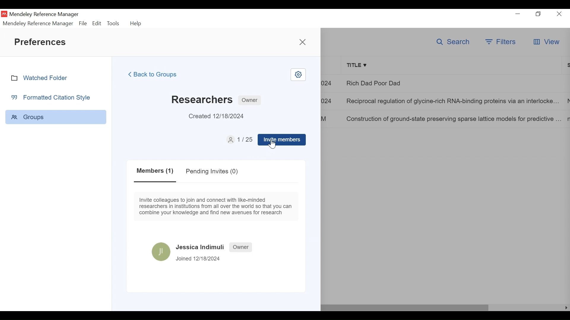 The width and height of the screenshot is (570, 320). What do you see at coordinates (546, 41) in the screenshot?
I see `View` at bounding box center [546, 41].